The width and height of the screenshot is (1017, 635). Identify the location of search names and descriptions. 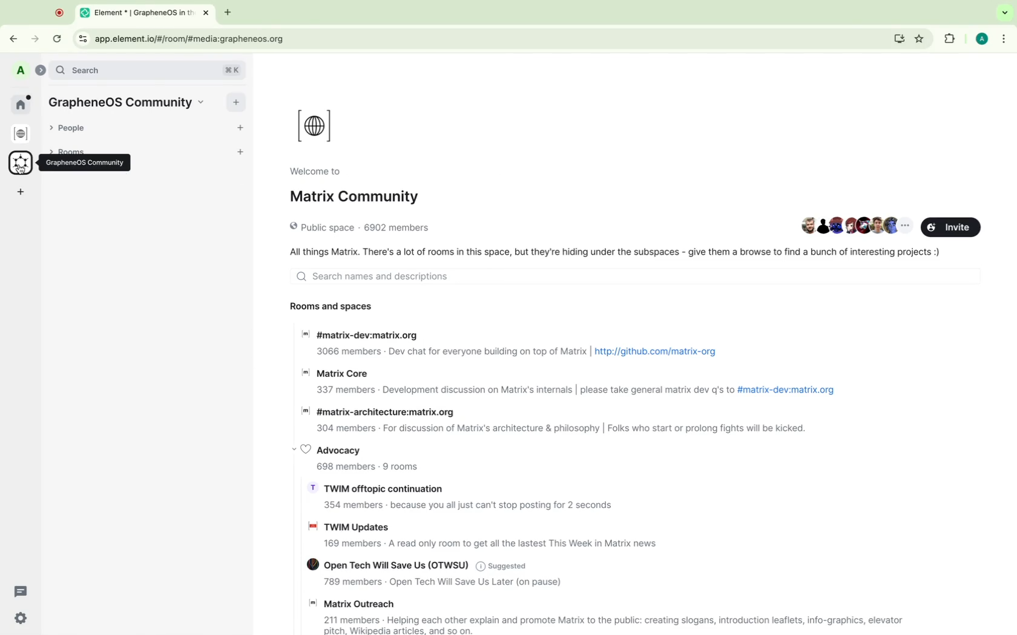
(632, 277).